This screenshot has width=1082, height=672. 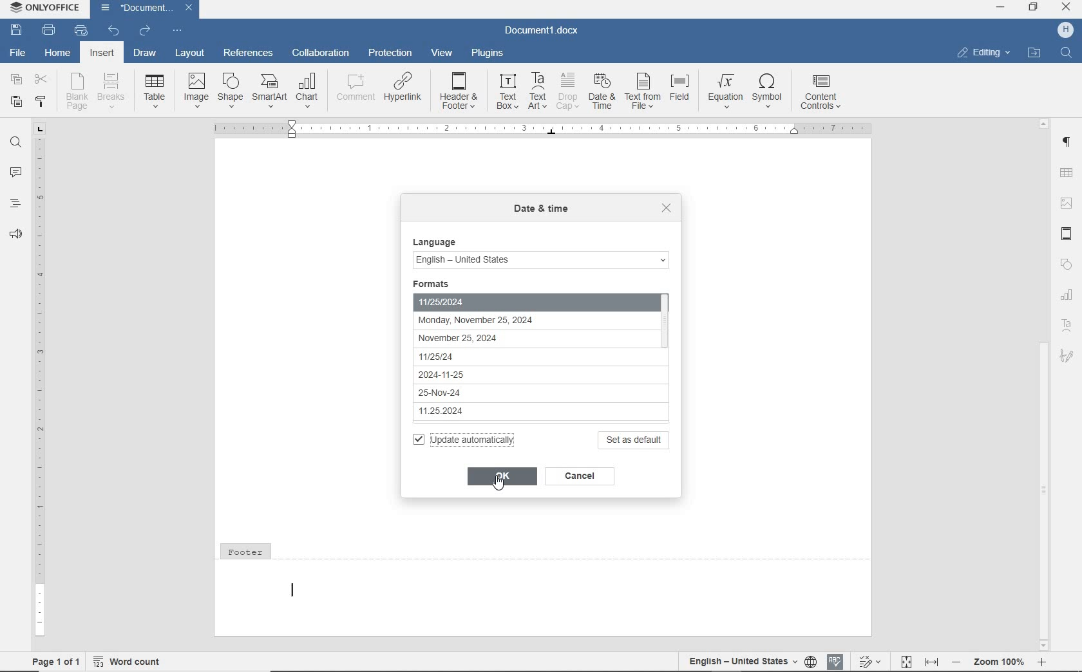 I want to click on plugins, so click(x=489, y=54).